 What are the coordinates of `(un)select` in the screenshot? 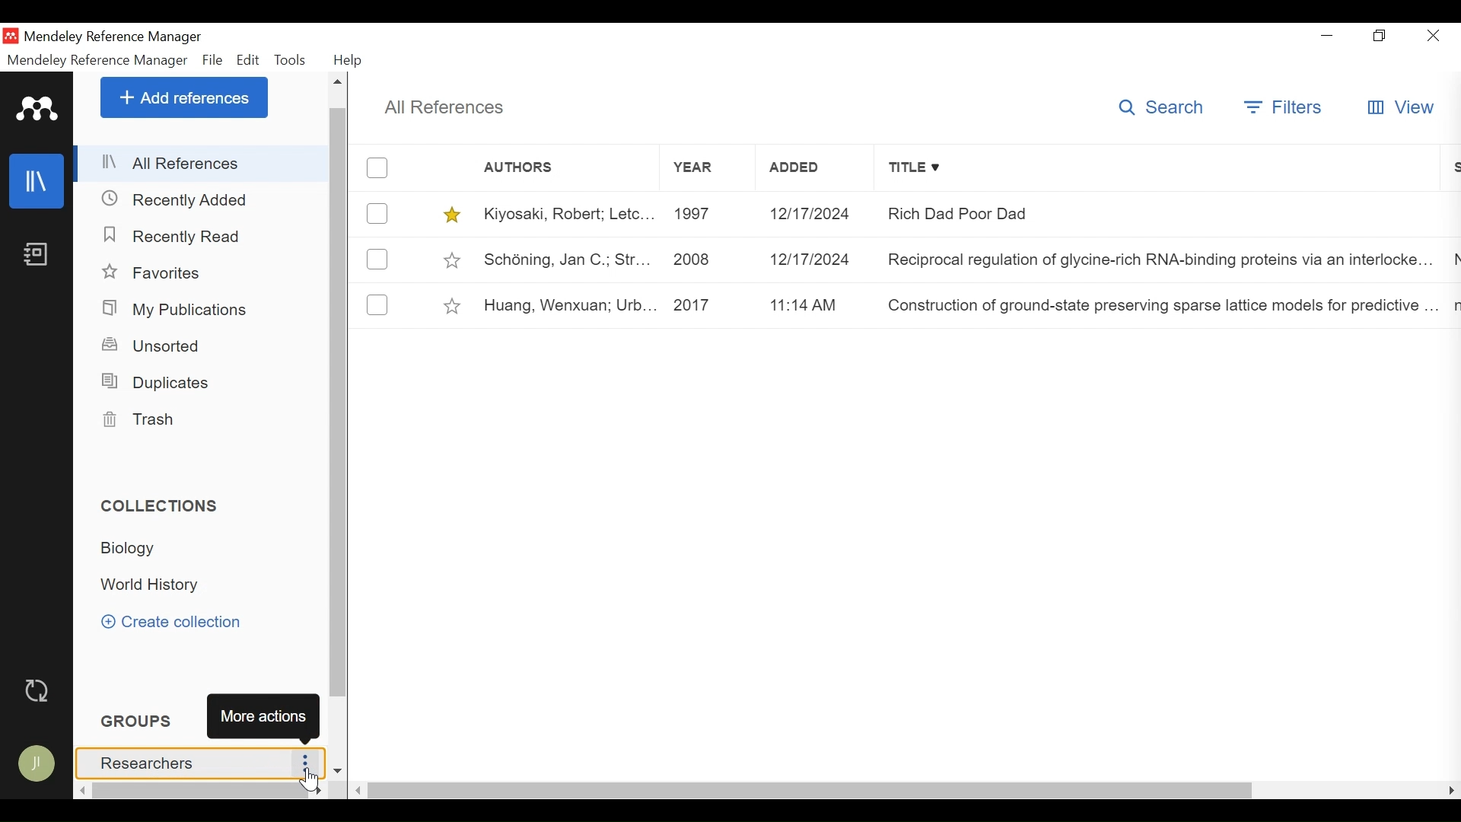 It's located at (377, 305).